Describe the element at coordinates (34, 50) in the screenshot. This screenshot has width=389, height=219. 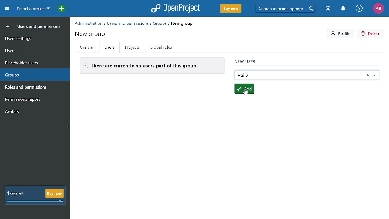
I see `Users` at that location.